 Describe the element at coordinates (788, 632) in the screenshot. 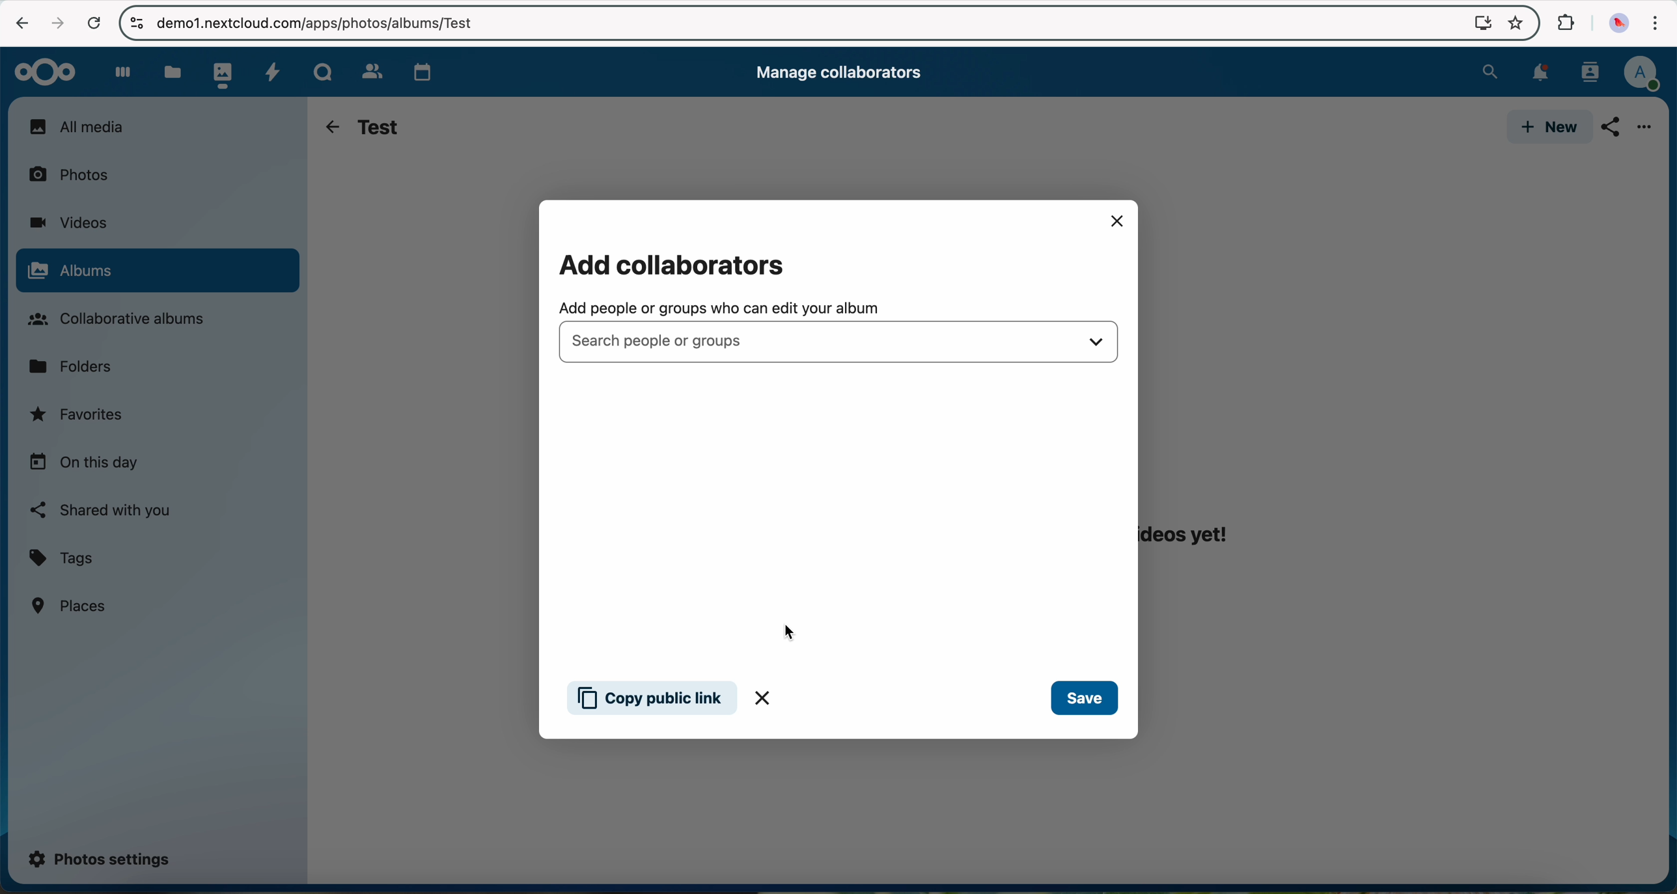

I see `cursor` at that location.